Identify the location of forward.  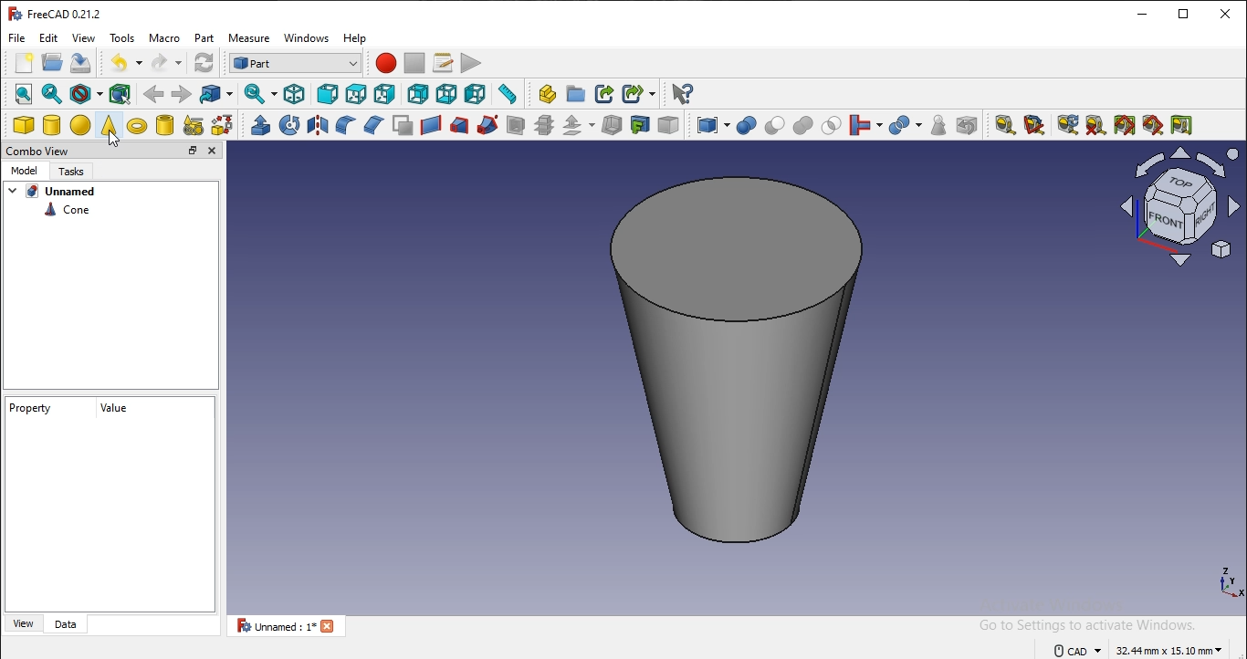
(183, 94).